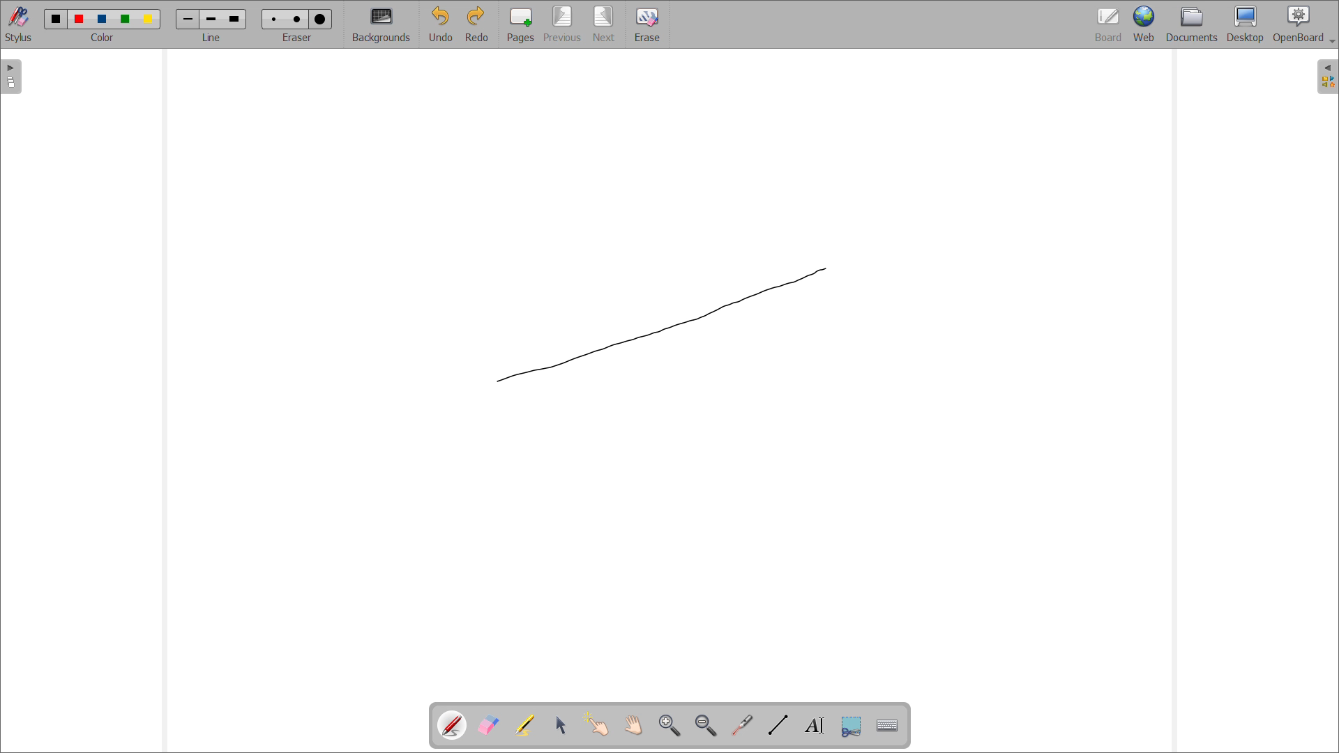 The width and height of the screenshot is (1339, 753). What do you see at coordinates (381, 24) in the screenshot?
I see `backgrounds` at bounding box center [381, 24].